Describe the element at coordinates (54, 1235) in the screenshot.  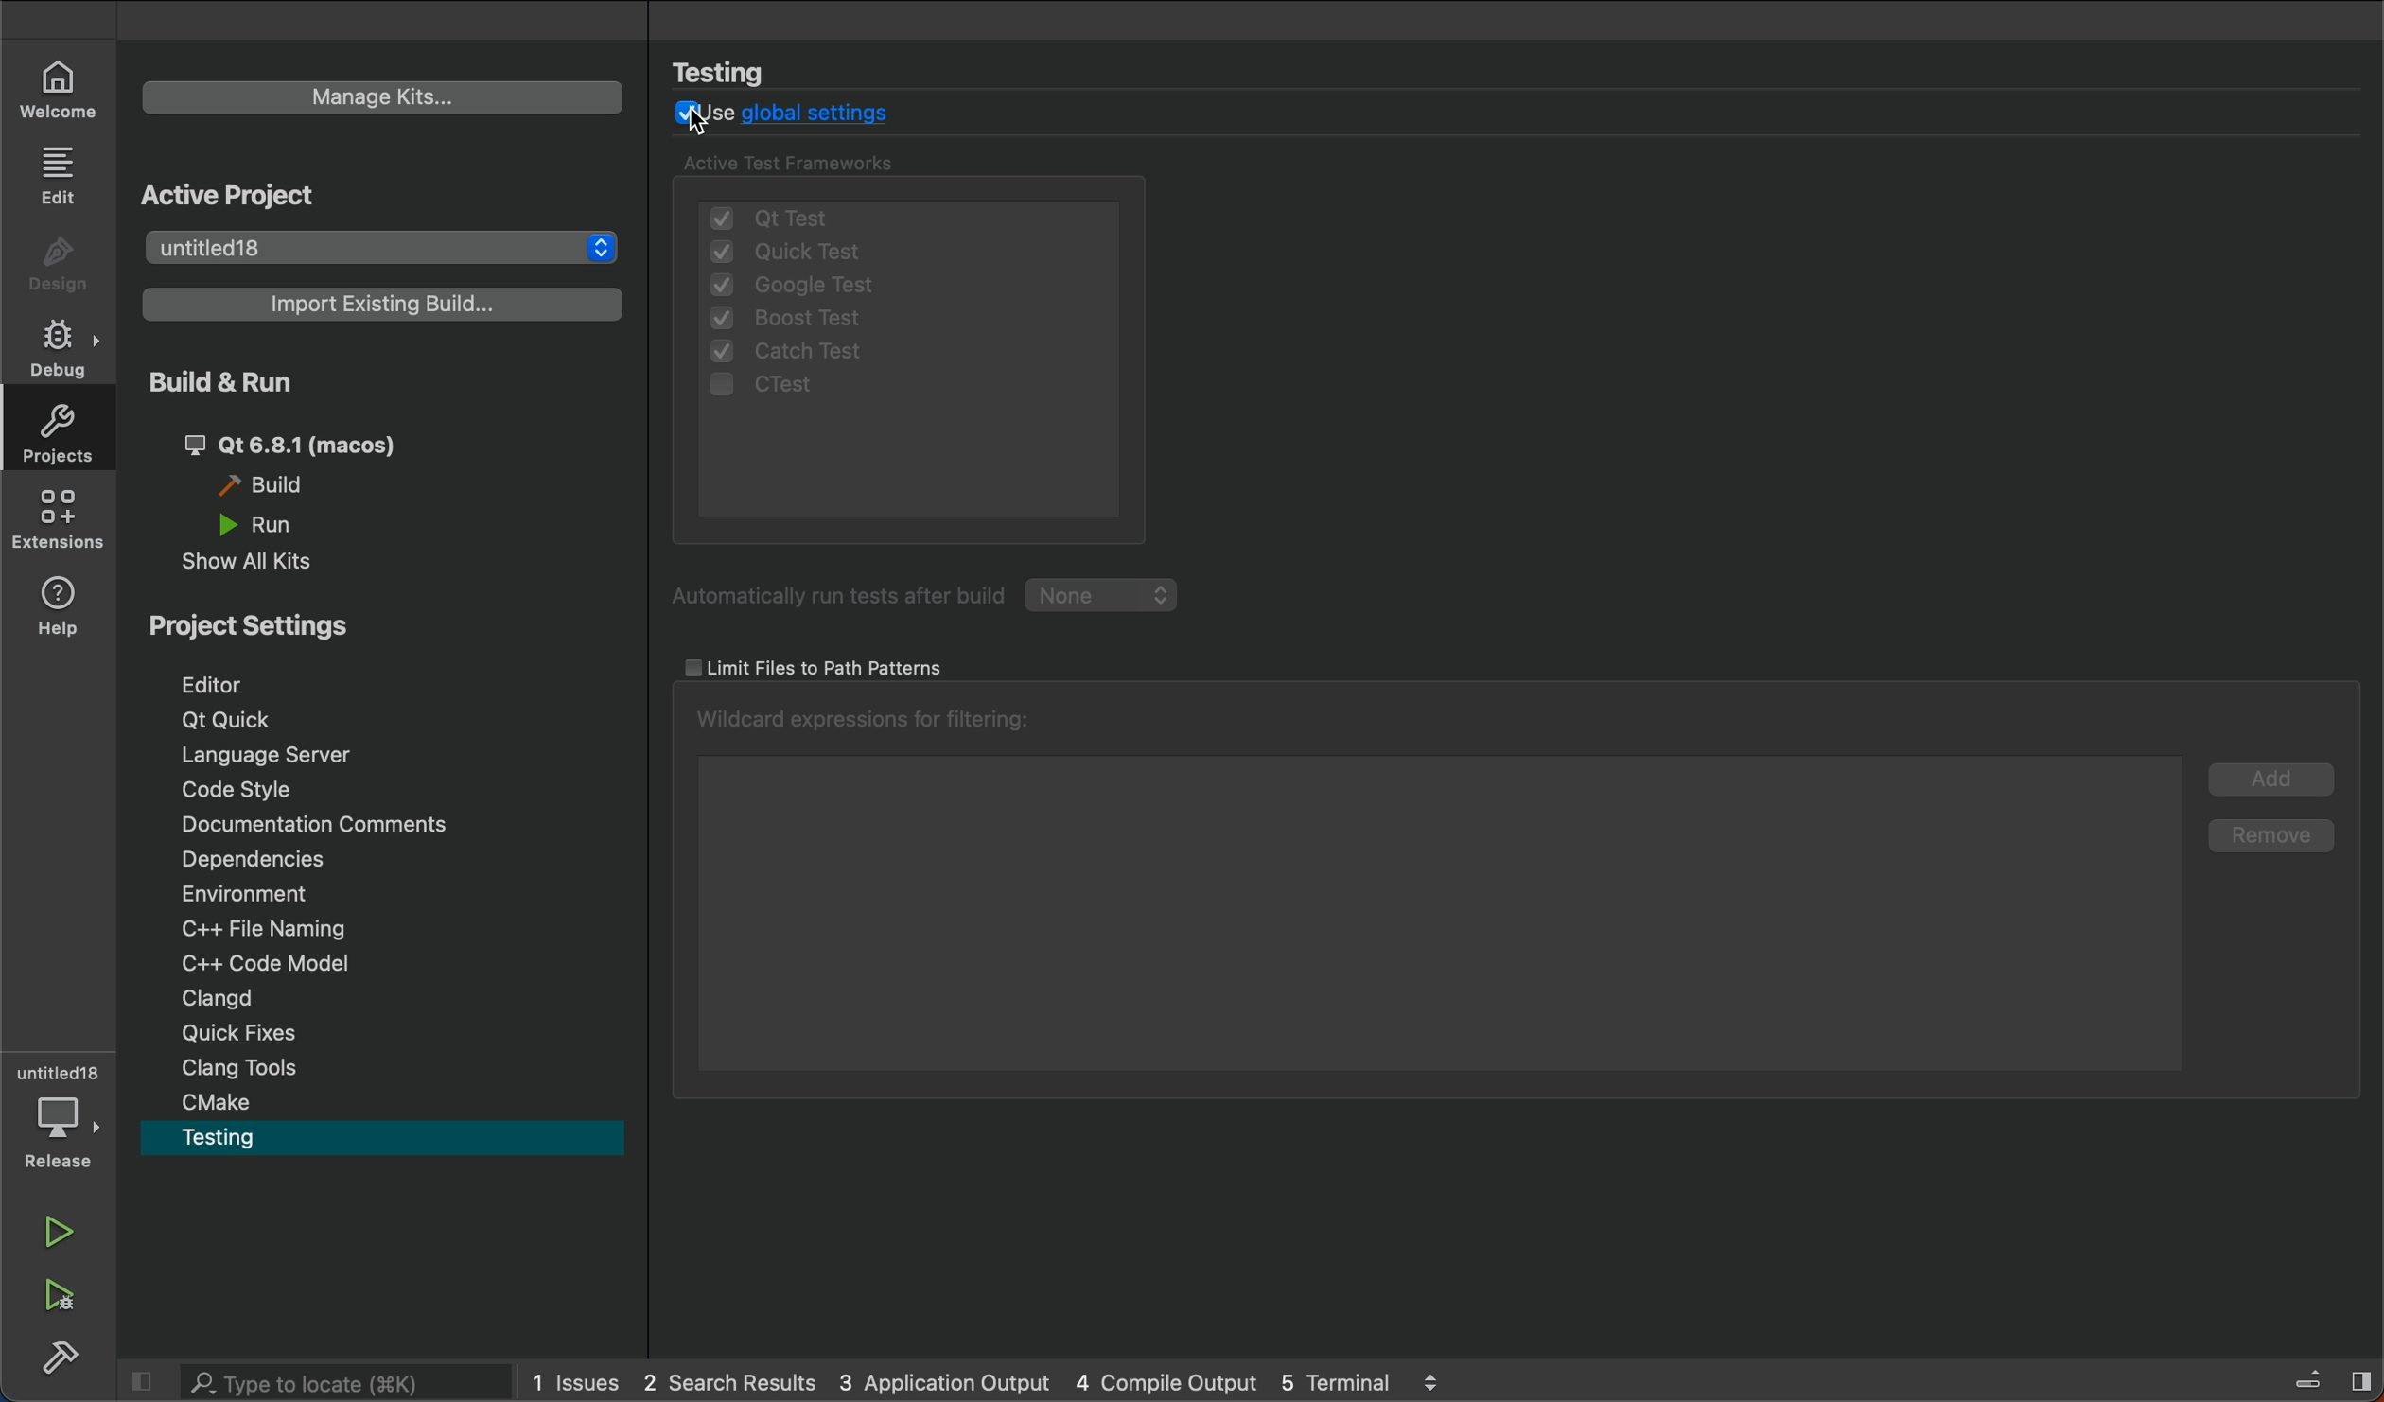
I see `run` at that location.